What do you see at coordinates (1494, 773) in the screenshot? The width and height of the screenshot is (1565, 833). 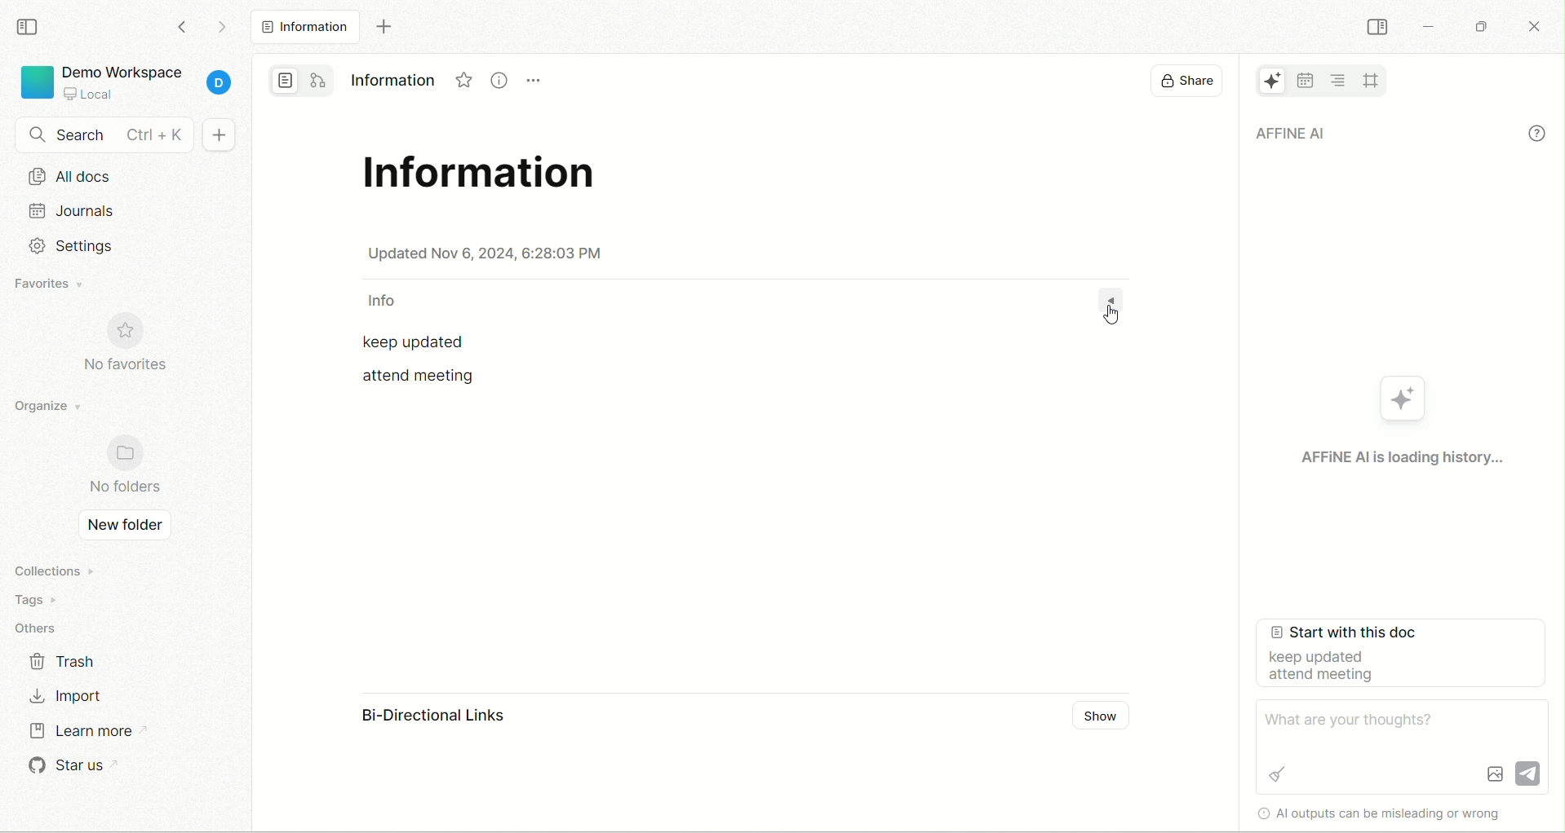 I see `Image` at bounding box center [1494, 773].